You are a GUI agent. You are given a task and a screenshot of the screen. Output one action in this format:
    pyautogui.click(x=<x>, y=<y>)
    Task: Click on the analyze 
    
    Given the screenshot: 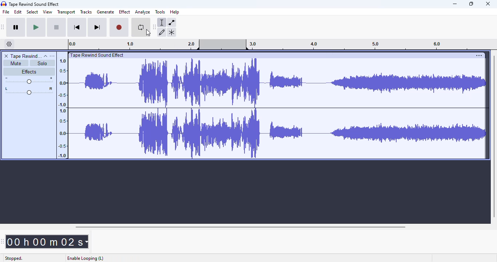 What is the action you would take?
    pyautogui.click(x=143, y=12)
    